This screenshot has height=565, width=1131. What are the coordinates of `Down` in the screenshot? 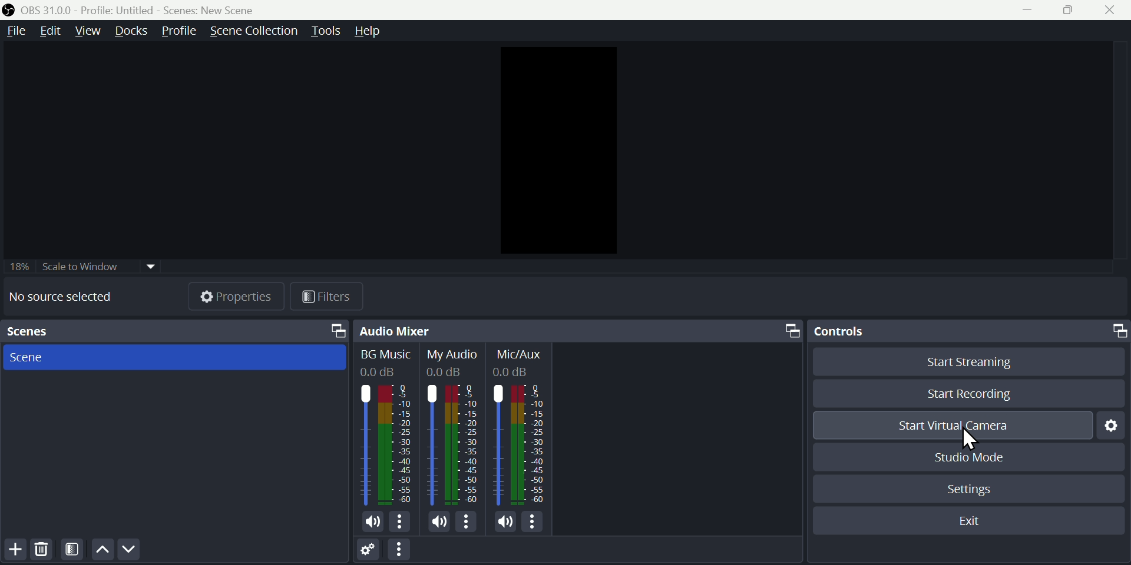 It's located at (128, 549).